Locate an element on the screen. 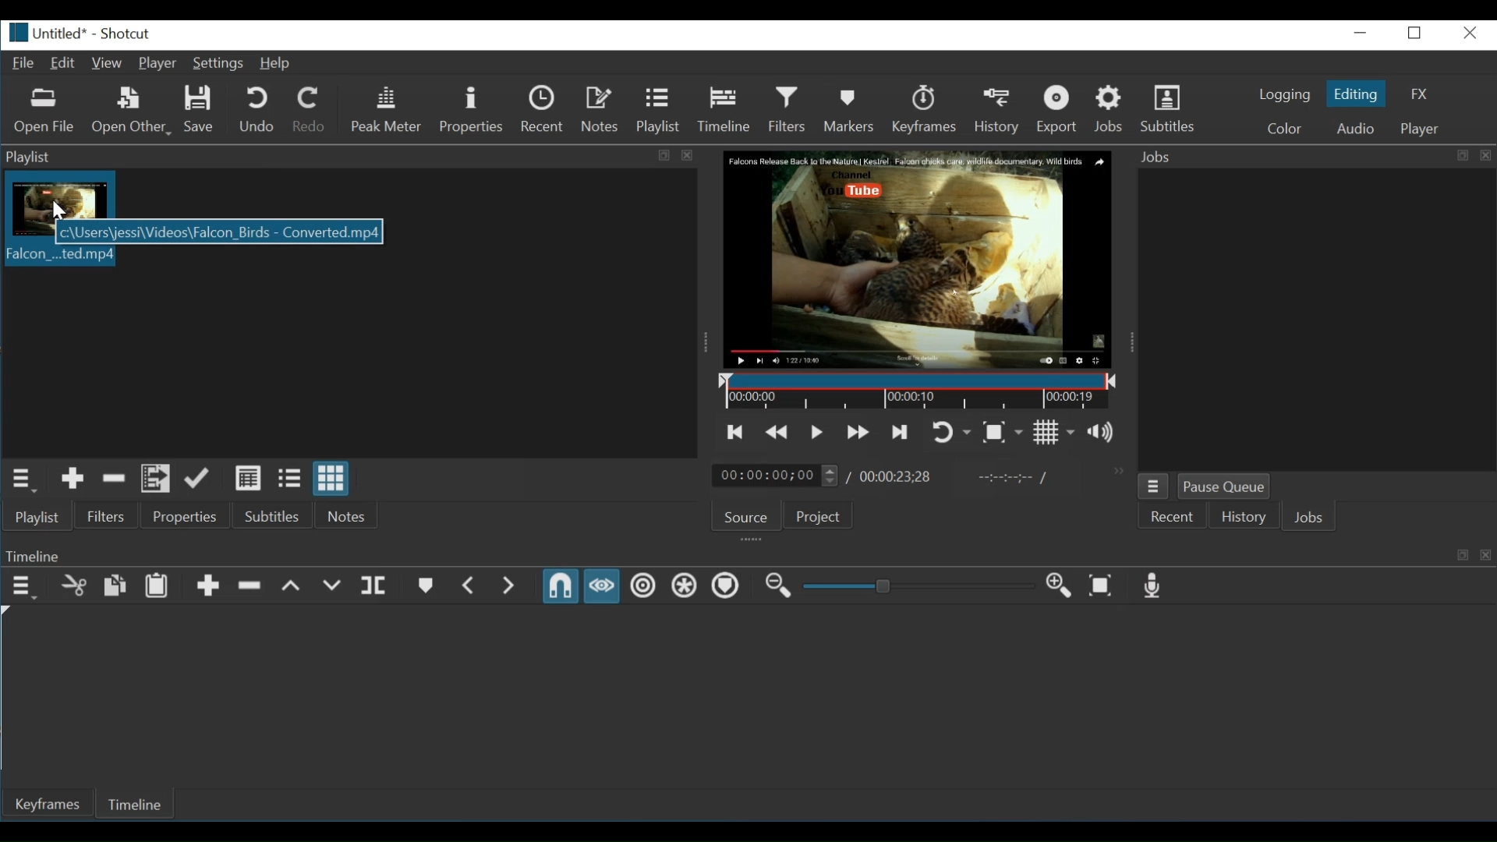 The height and width of the screenshot is (842, 1497). Skip to the next point is located at coordinates (897, 432).